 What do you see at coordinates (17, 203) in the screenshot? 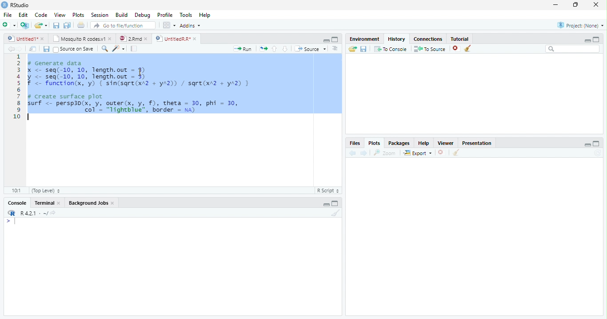
I see `Console` at bounding box center [17, 203].